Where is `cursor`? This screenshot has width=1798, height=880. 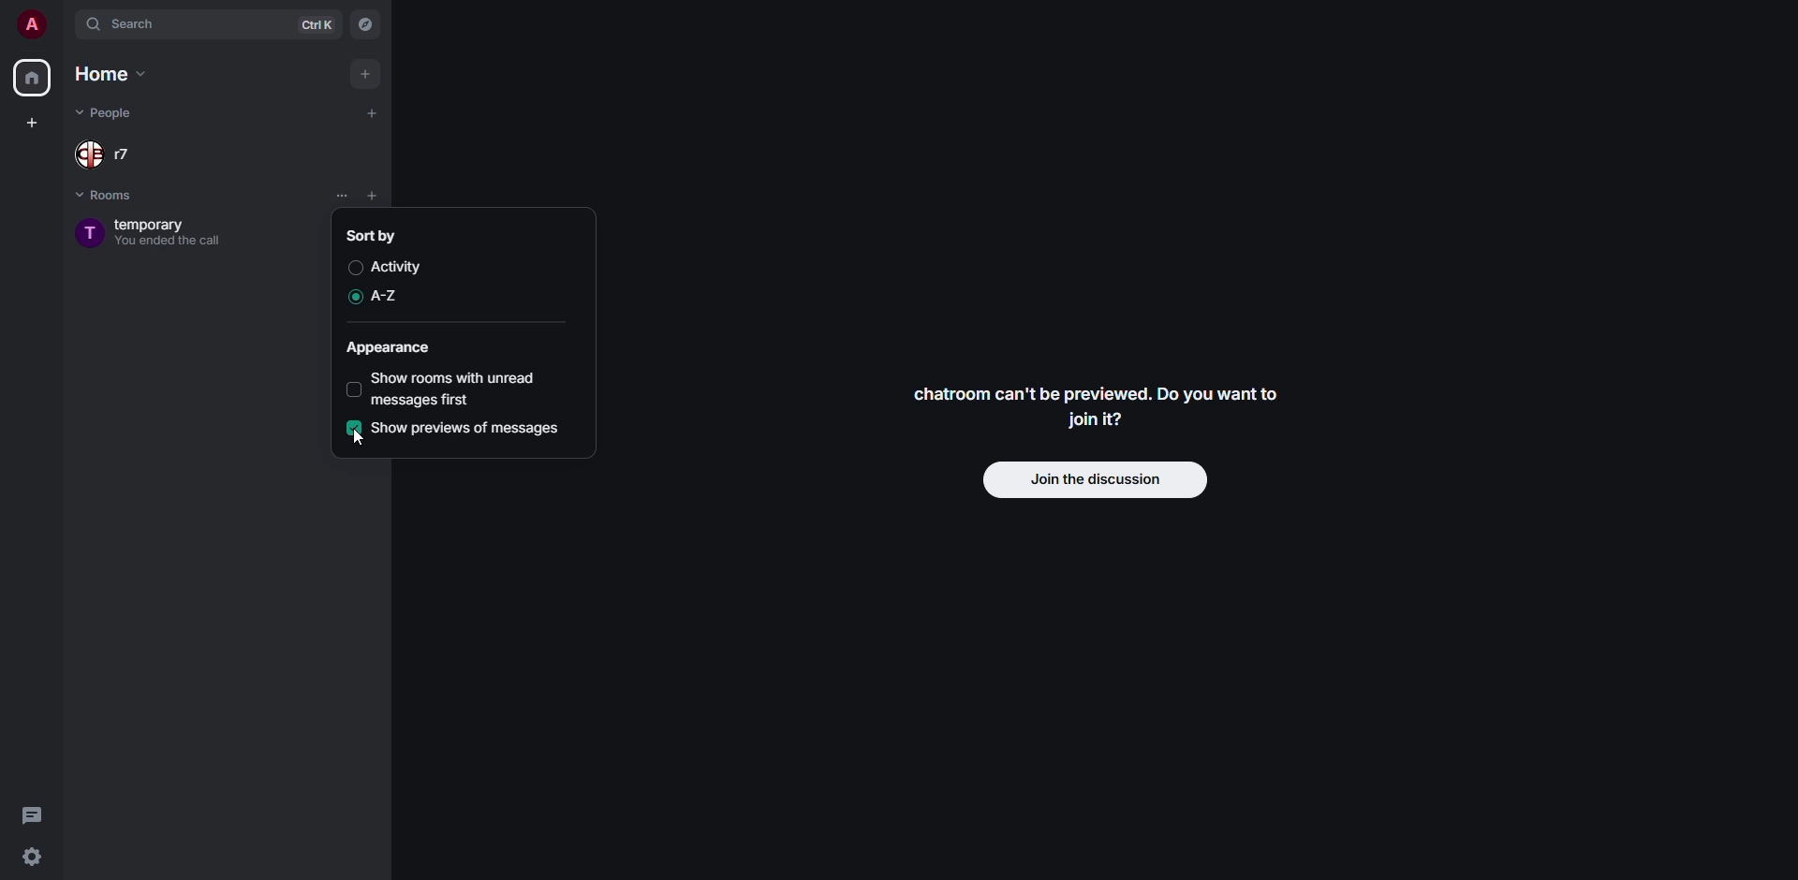
cursor is located at coordinates (353, 445).